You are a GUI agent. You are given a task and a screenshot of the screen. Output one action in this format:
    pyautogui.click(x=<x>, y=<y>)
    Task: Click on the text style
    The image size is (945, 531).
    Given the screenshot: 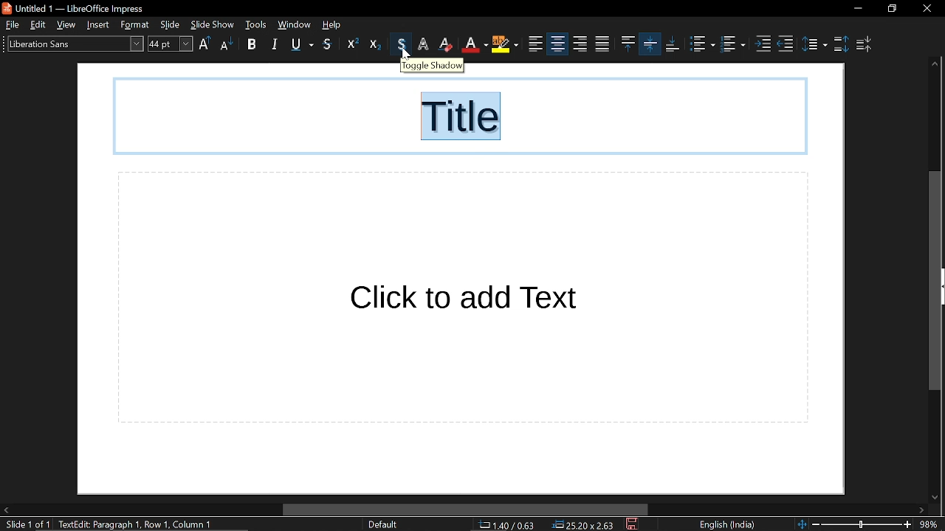 What is the action you would take?
    pyautogui.click(x=71, y=43)
    